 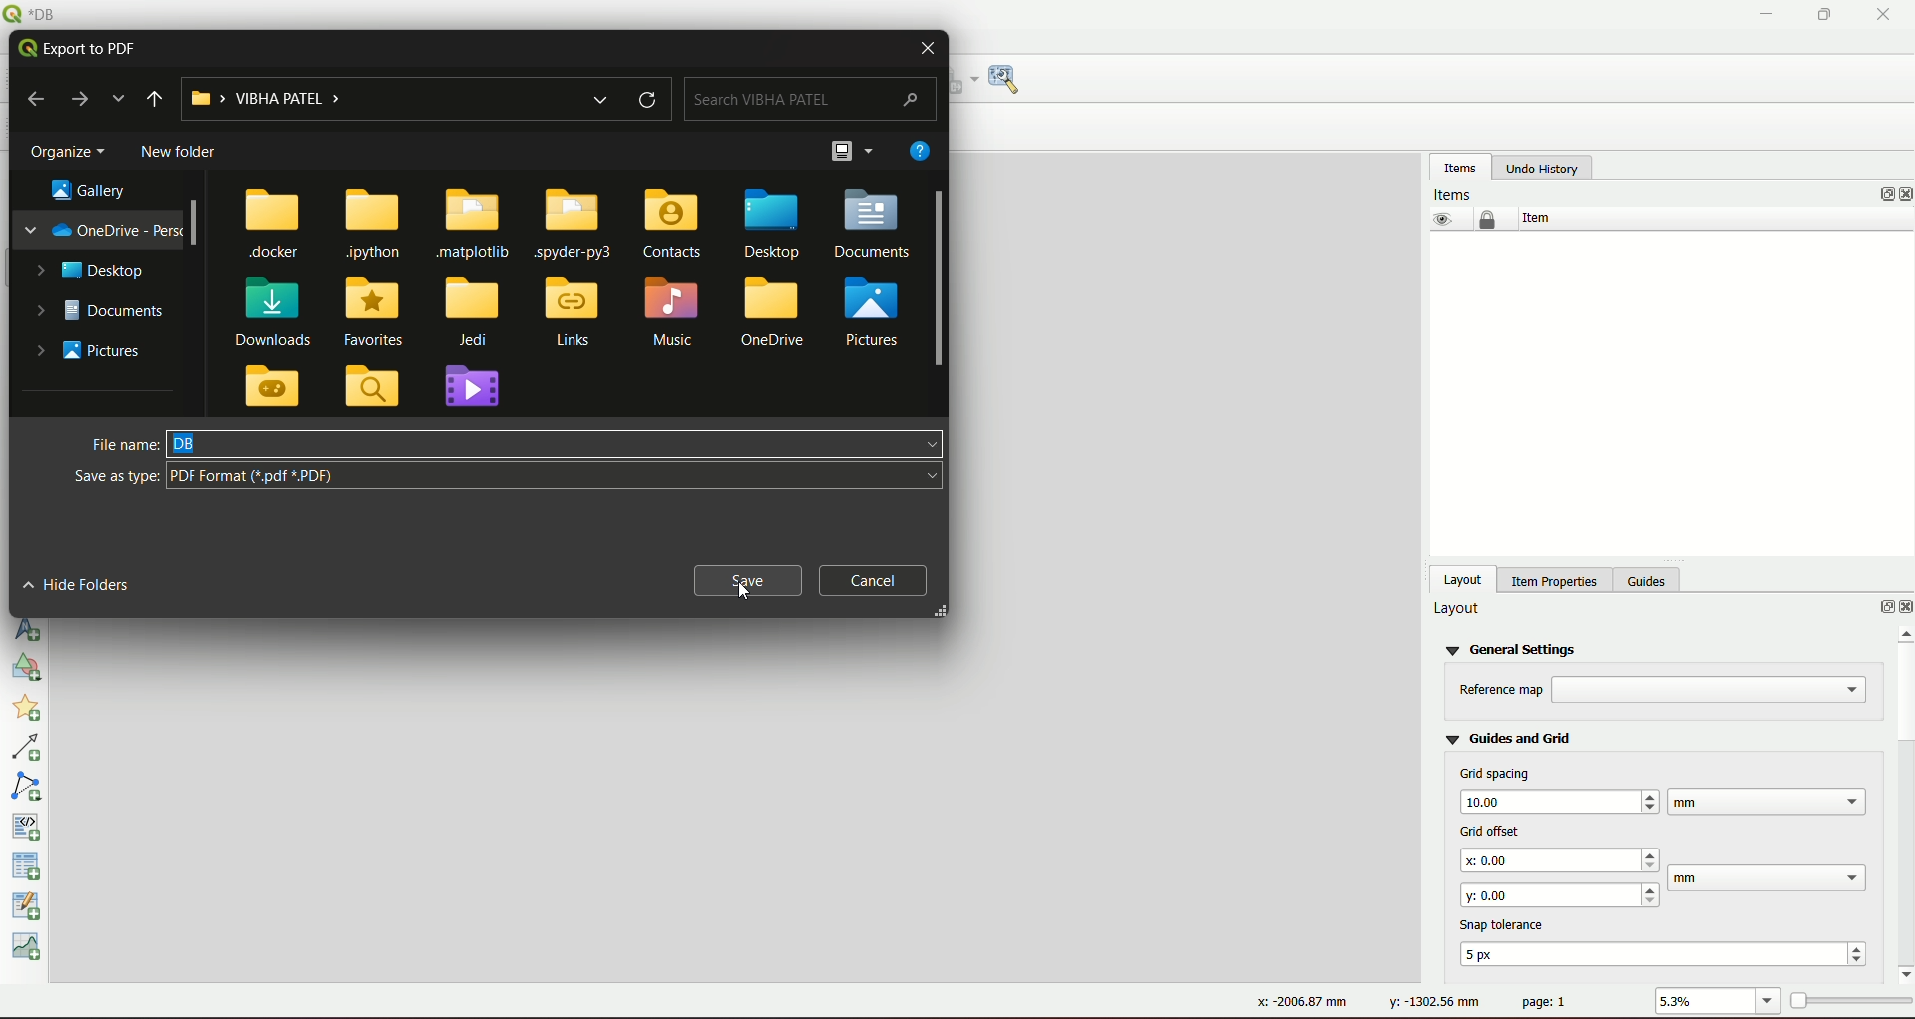 I want to click on One drive, so click(x=773, y=317).